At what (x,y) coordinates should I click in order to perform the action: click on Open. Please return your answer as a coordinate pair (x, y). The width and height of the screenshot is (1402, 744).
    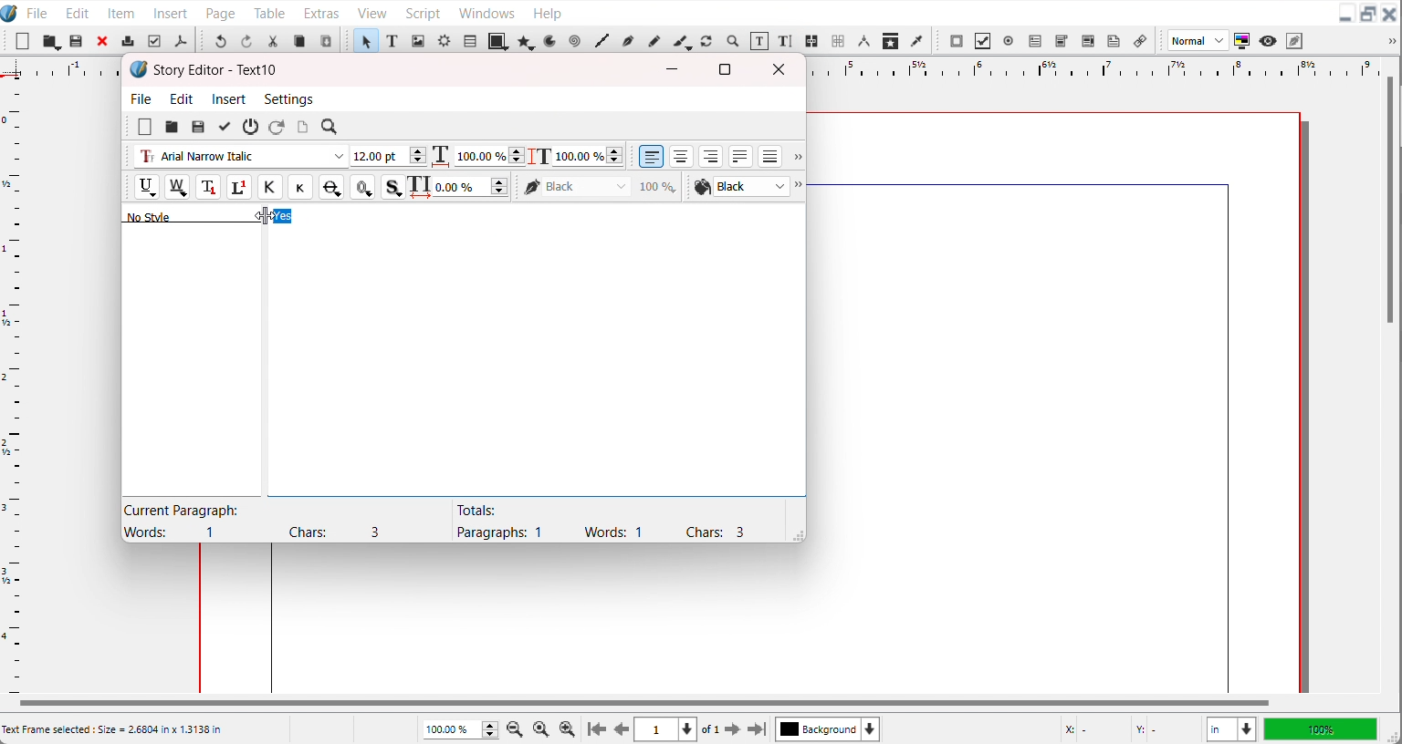
    Looking at the image, I should click on (78, 42).